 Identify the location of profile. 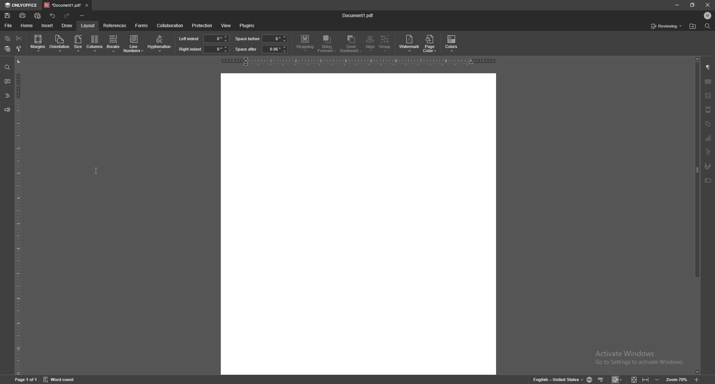
(708, 15).